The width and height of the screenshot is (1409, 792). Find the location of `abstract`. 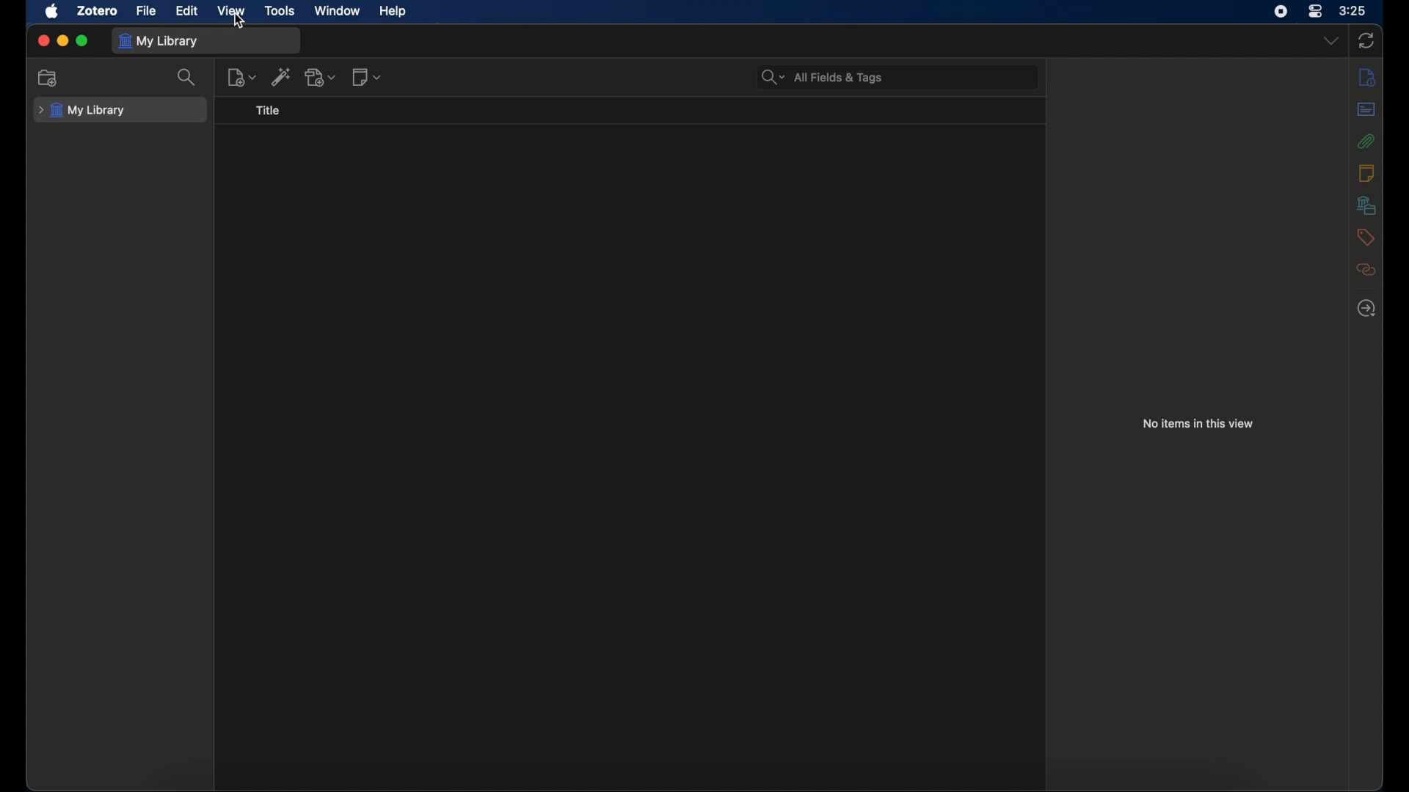

abstract is located at coordinates (1368, 109).